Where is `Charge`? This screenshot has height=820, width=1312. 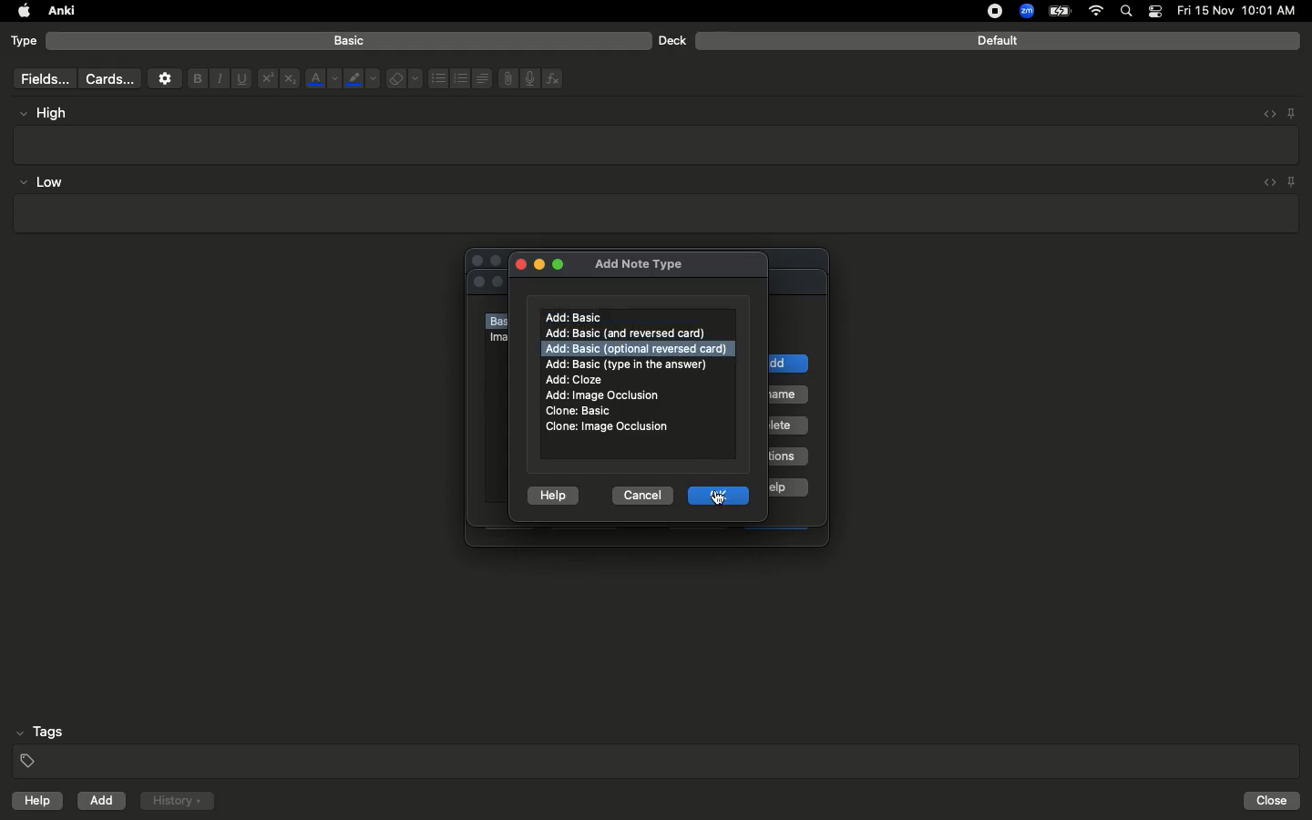
Charge is located at coordinates (1059, 11).